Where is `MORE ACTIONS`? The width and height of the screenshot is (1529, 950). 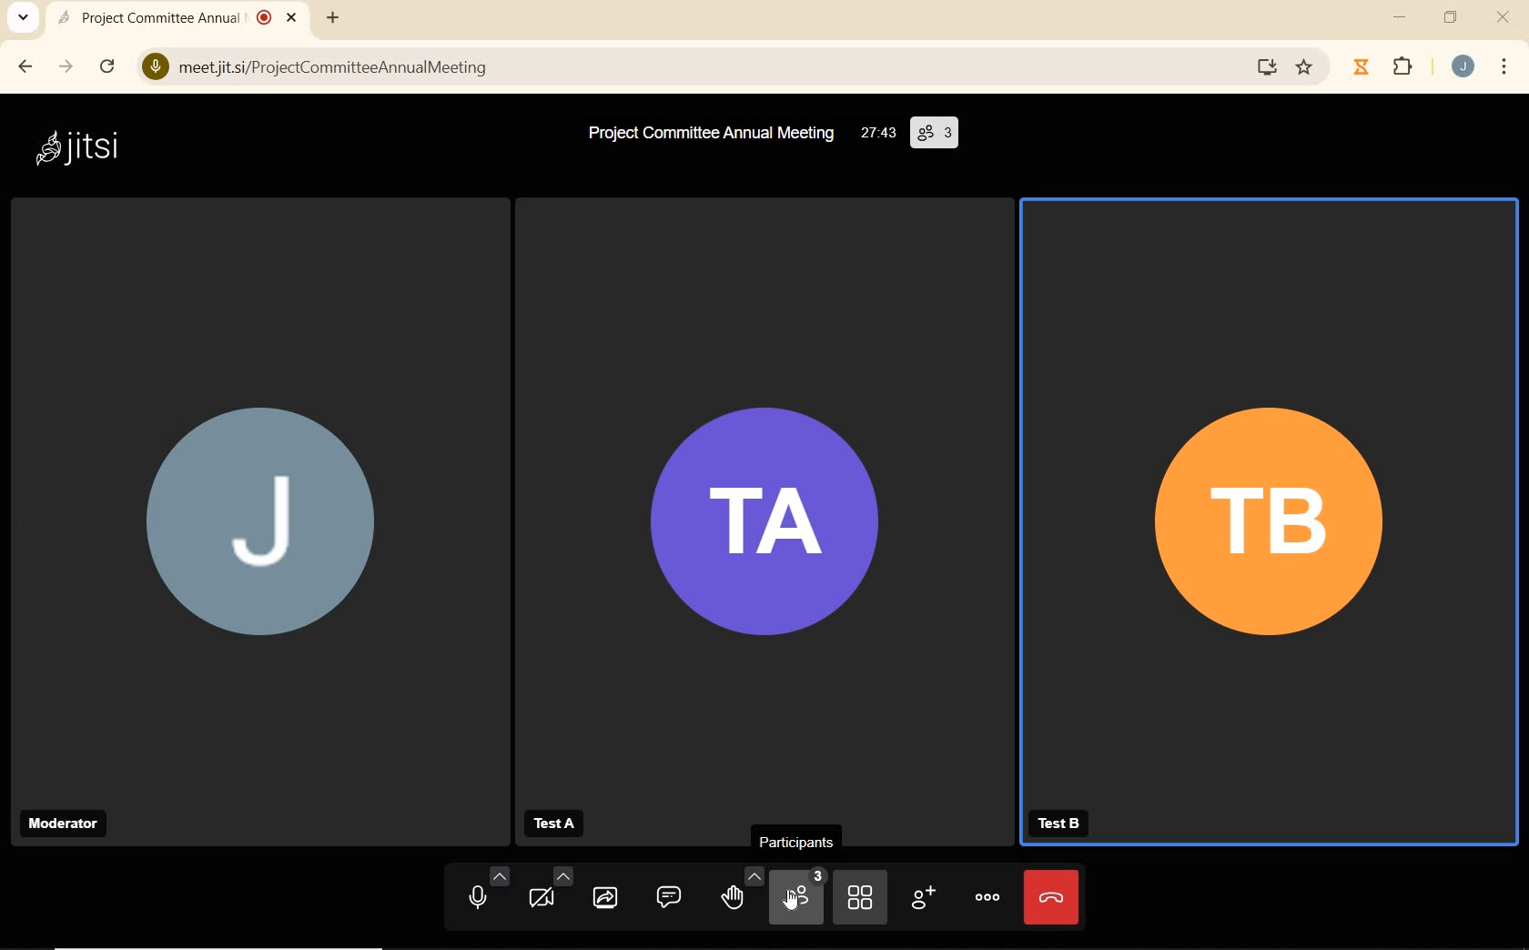
MORE ACTIONS is located at coordinates (986, 896).